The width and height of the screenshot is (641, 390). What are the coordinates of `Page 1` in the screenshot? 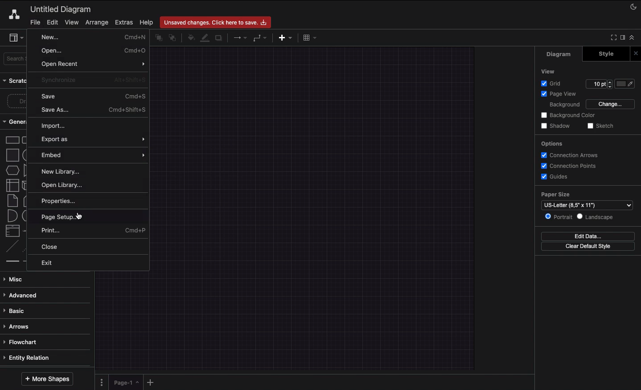 It's located at (125, 382).